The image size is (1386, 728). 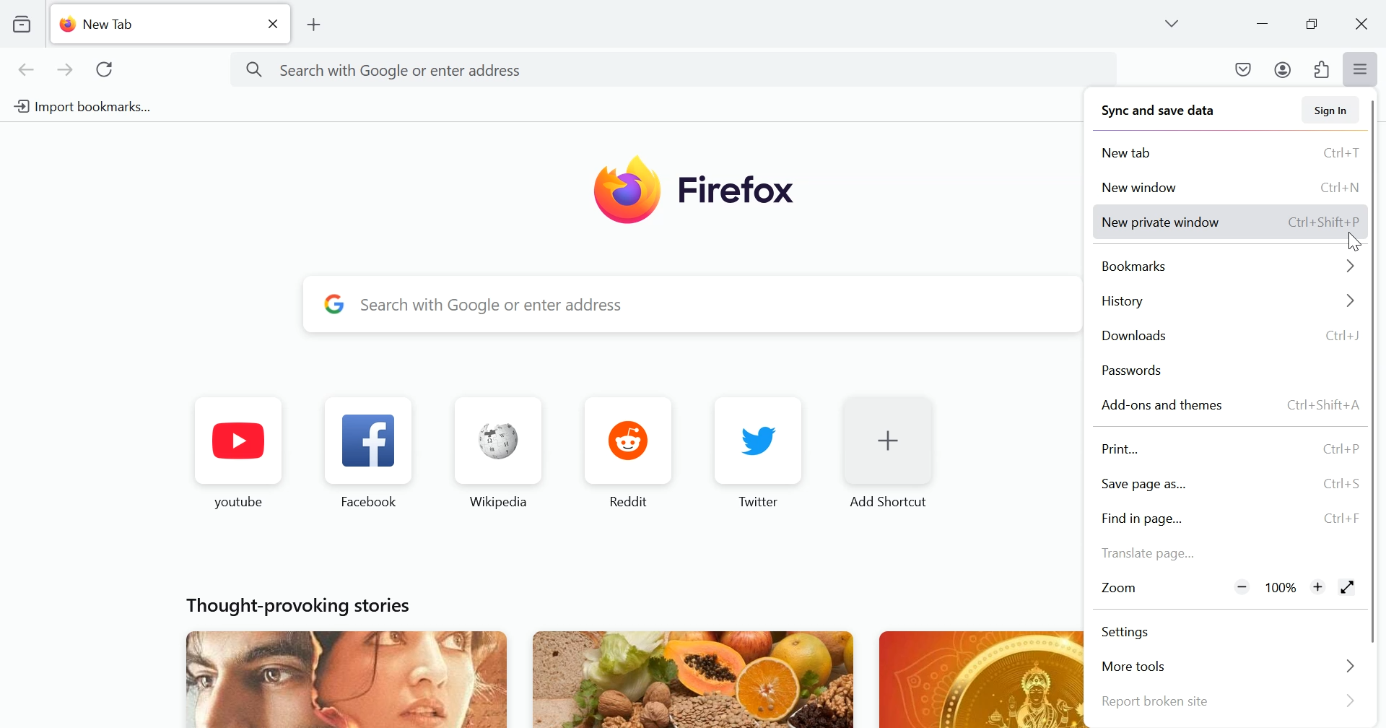 I want to click on report broken site, so click(x=1229, y=702).